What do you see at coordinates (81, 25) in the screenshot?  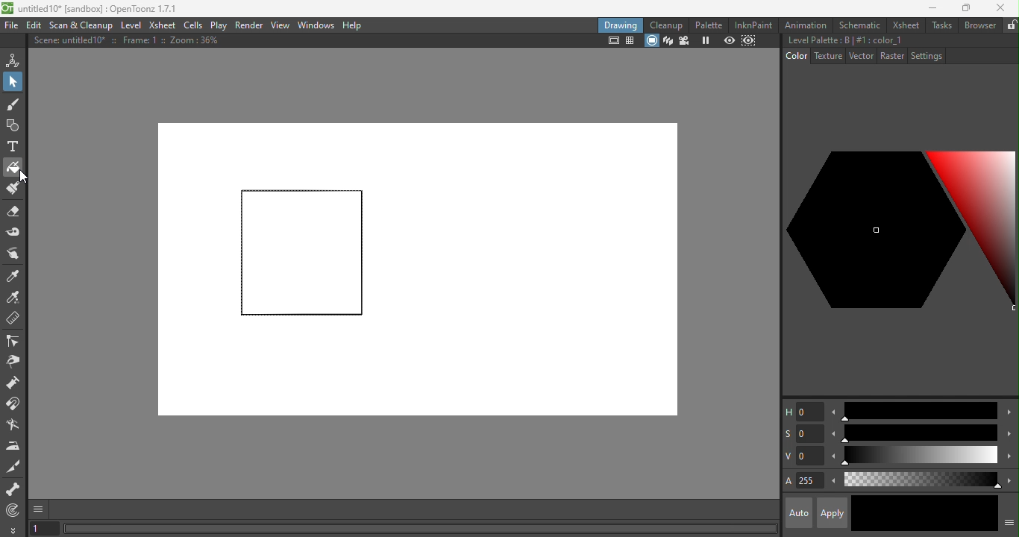 I see `Scan & Cleanup` at bounding box center [81, 25].